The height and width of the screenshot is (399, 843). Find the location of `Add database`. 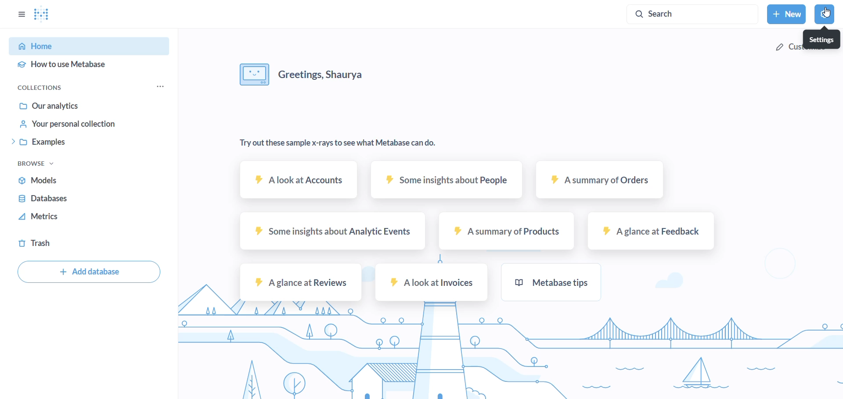

Add database is located at coordinates (89, 273).